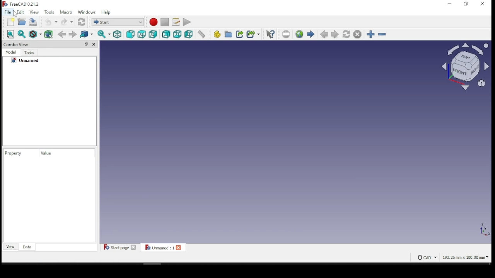 This screenshot has width=495, height=278. I want to click on close, so click(483, 4).